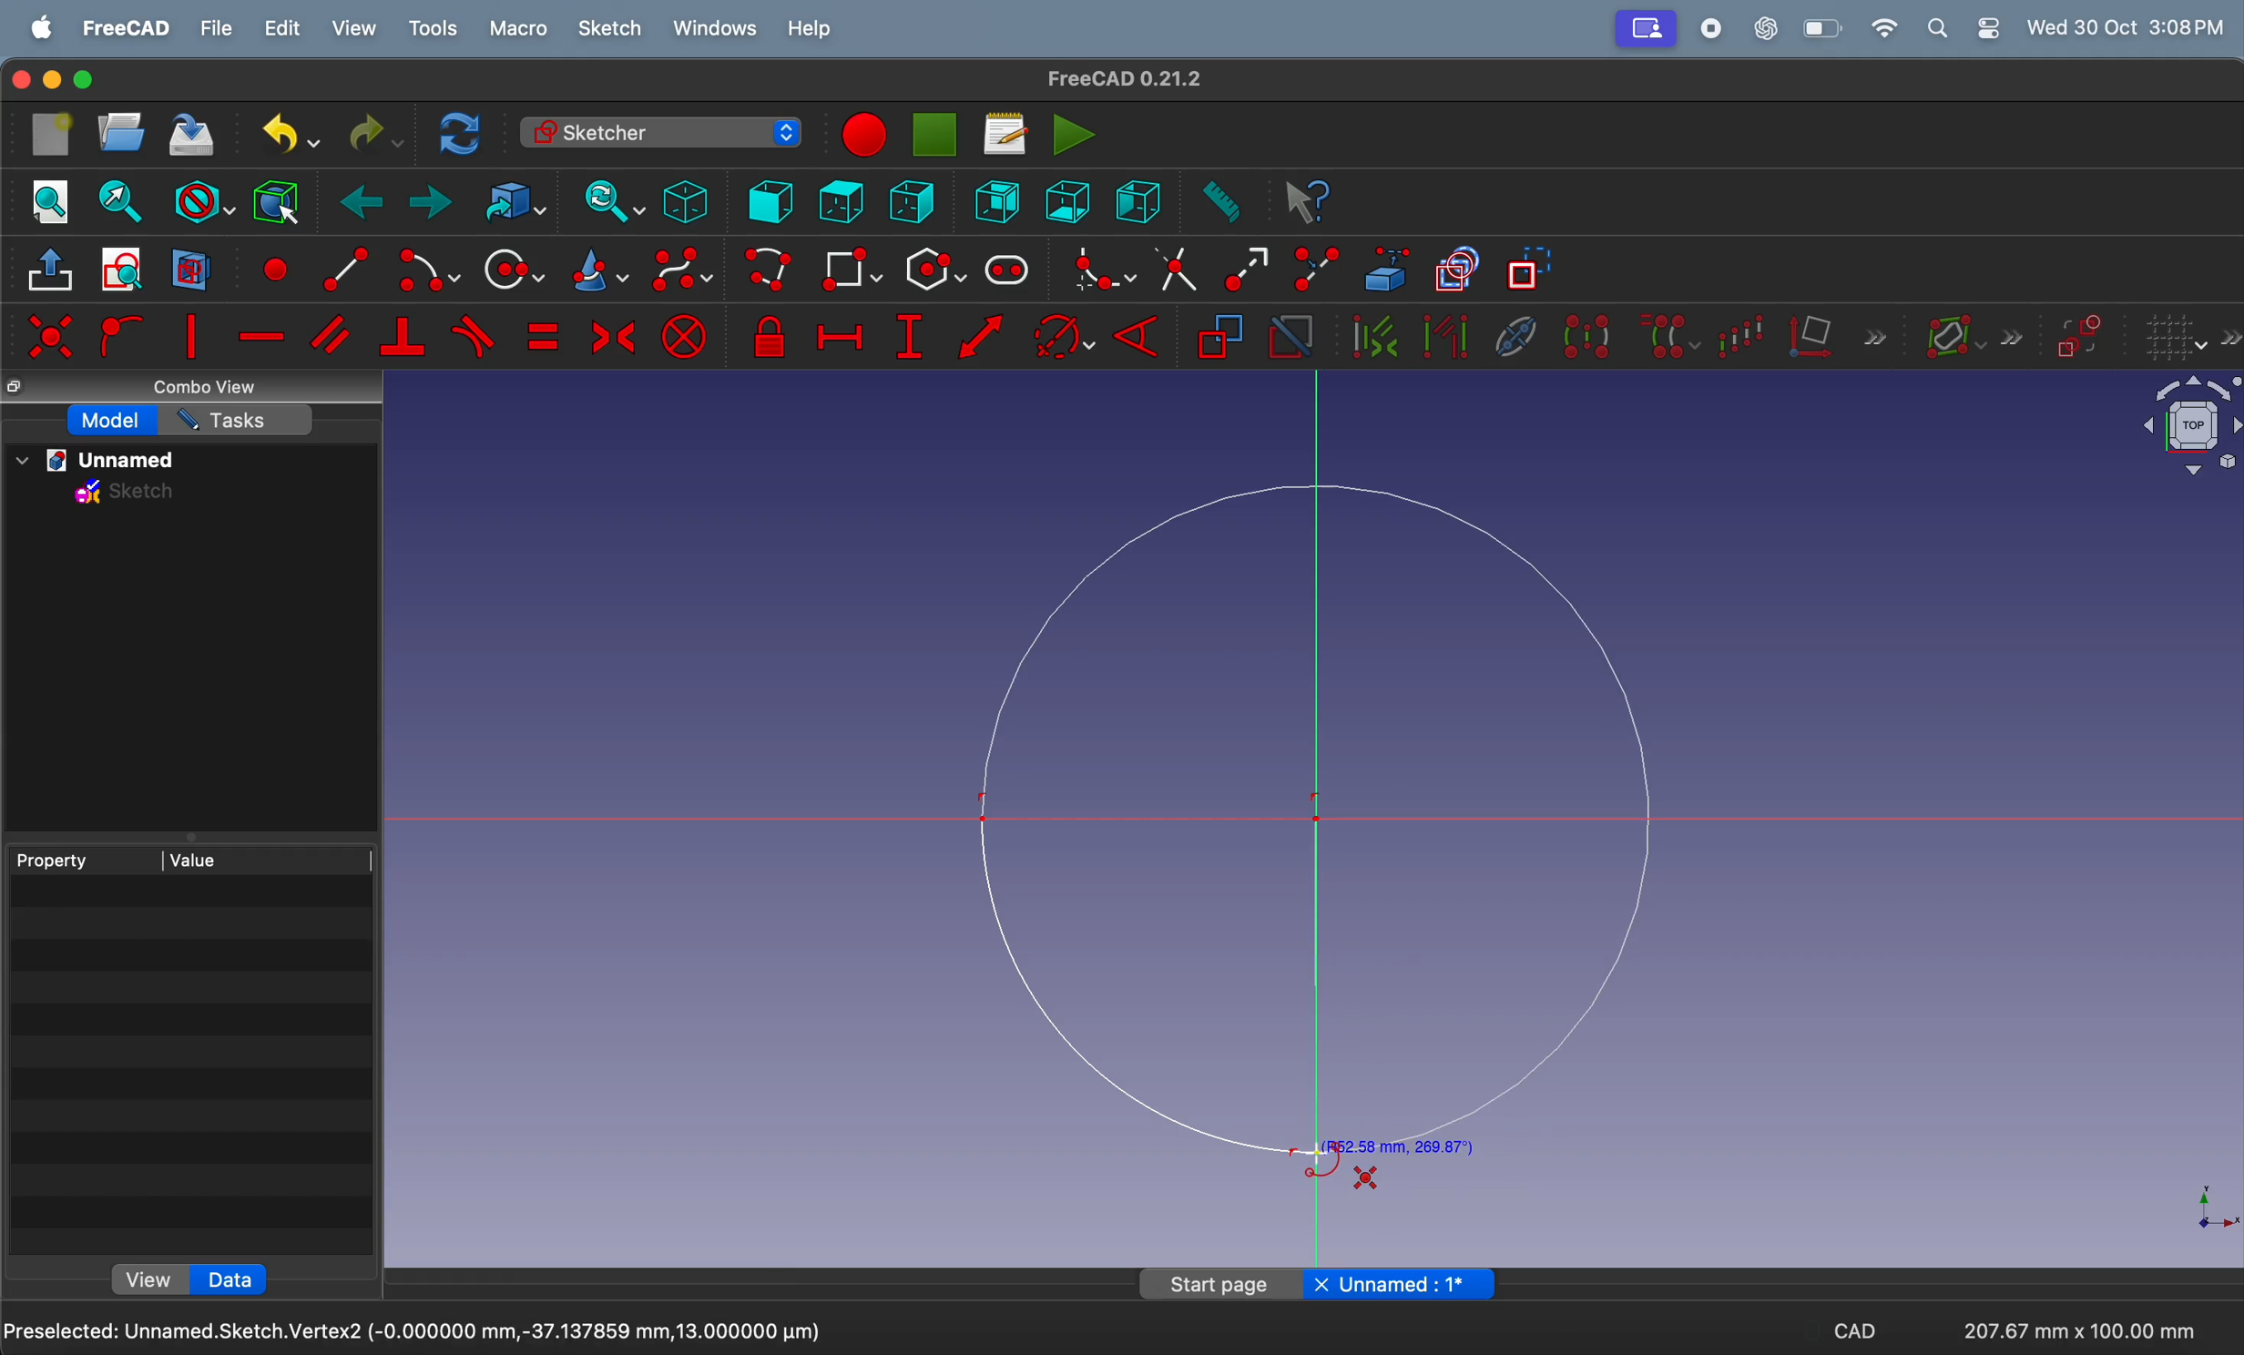 This screenshot has height=1355, width=2244. Describe the element at coordinates (1445, 339) in the screenshot. I see `select associated geometry` at that location.